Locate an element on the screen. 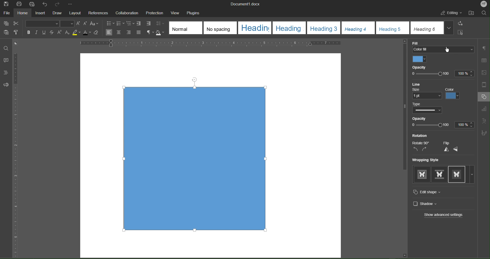 The image size is (490, 259). Strikethrough is located at coordinates (53, 33).